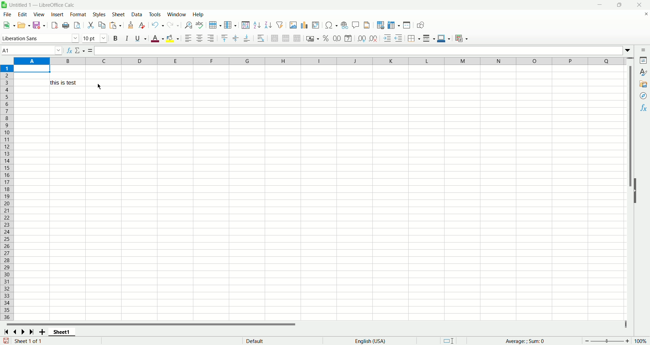 This screenshot has width=650, height=345. I want to click on navigator, so click(644, 95).